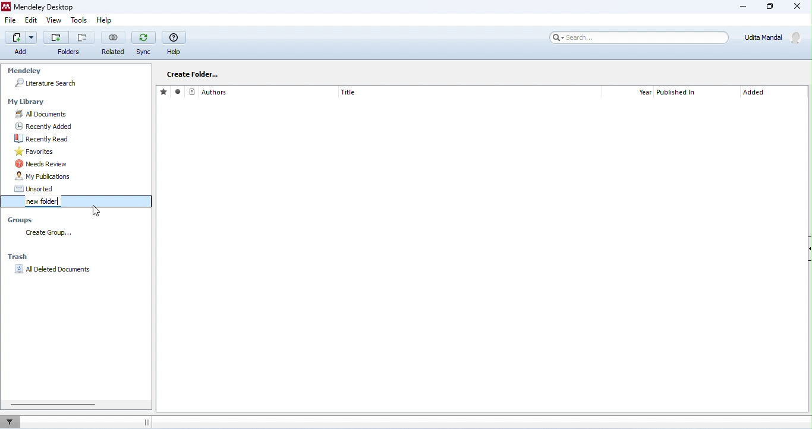 The height and width of the screenshot is (429, 812). I want to click on literature search, so click(46, 83).